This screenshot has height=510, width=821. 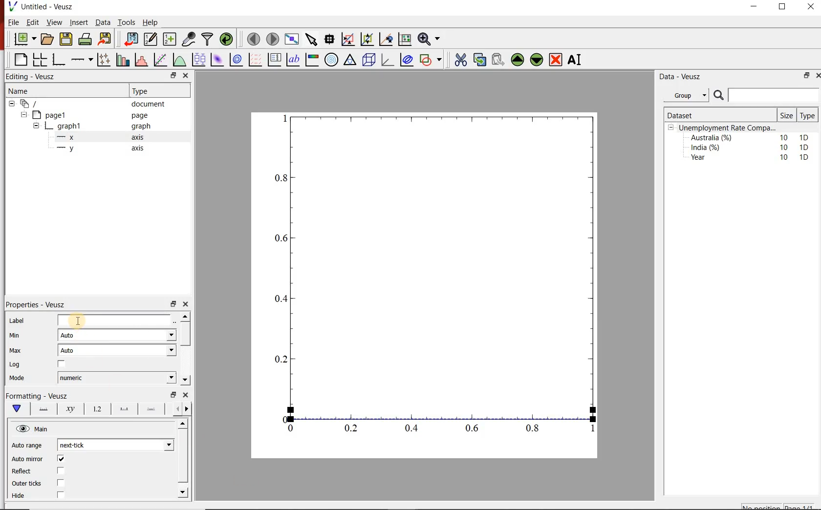 I want to click on axis label, so click(x=70, y=409).